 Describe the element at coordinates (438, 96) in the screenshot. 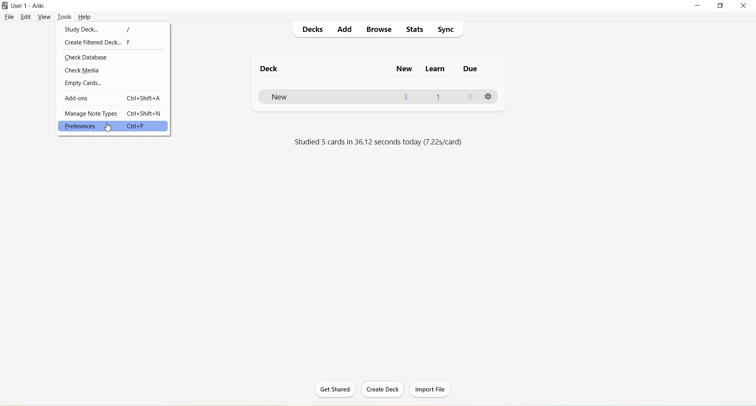

I see `1` at that location.